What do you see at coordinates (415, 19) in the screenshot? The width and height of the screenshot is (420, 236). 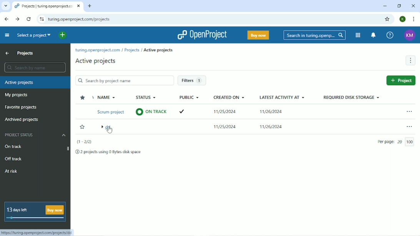 I see `Customize and control google chrome` at bounding box center [415, 19].